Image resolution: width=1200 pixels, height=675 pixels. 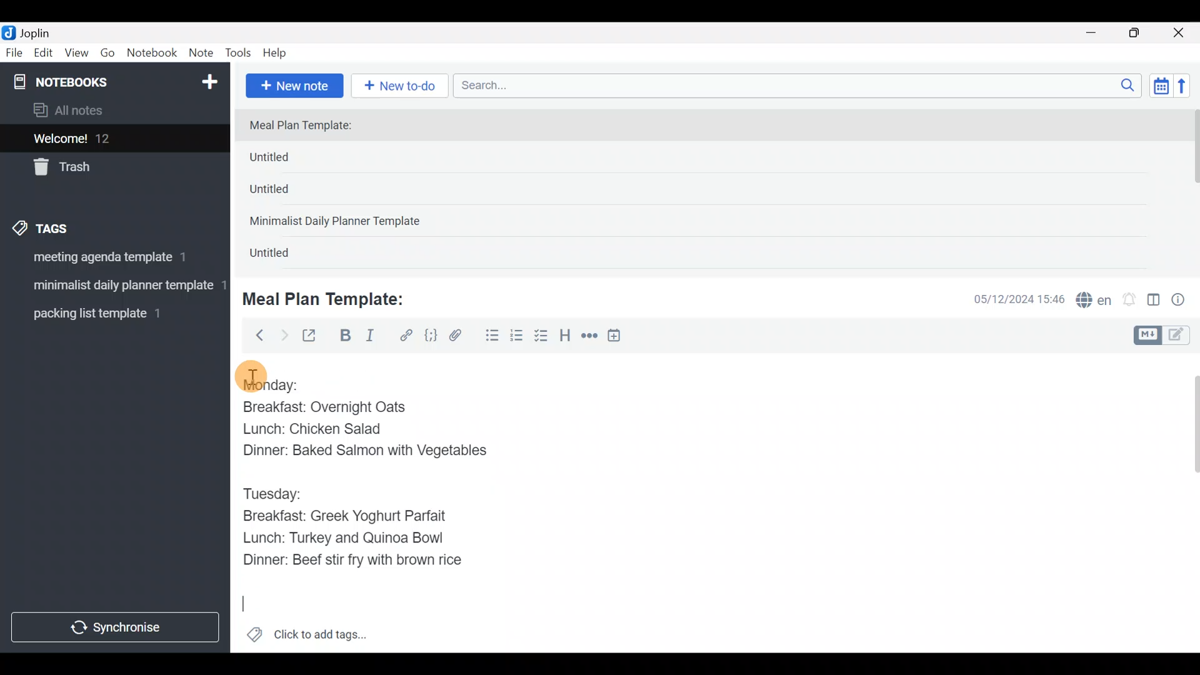 I want to click on Tag 3, so click(x=111, y=313).